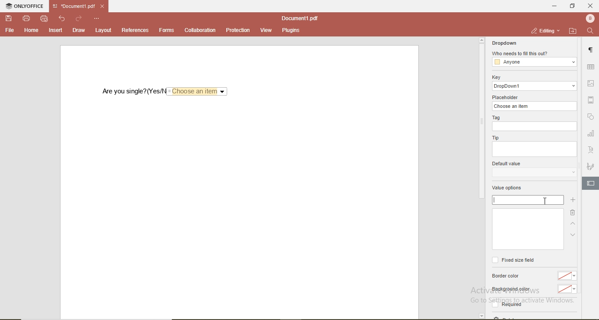 The image size is (599, 320). I want to click on undo, so click(62, 19).